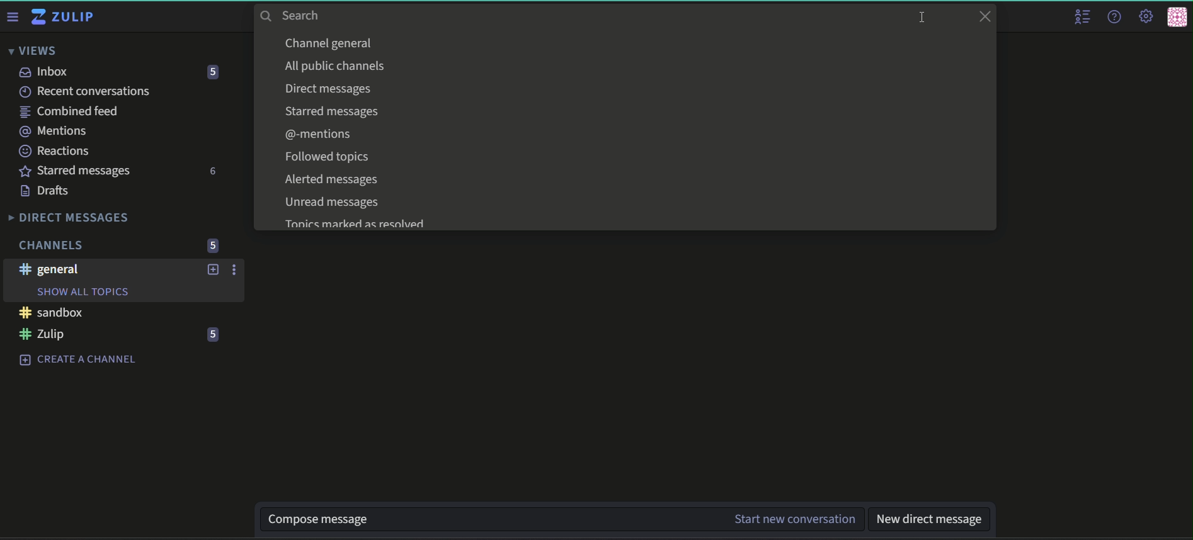 The width and height of the screenshot is (1193, 540). What do you see at coordinates (212, 71) in the screenshot?
I see `number` at bounding box center [212, 71].